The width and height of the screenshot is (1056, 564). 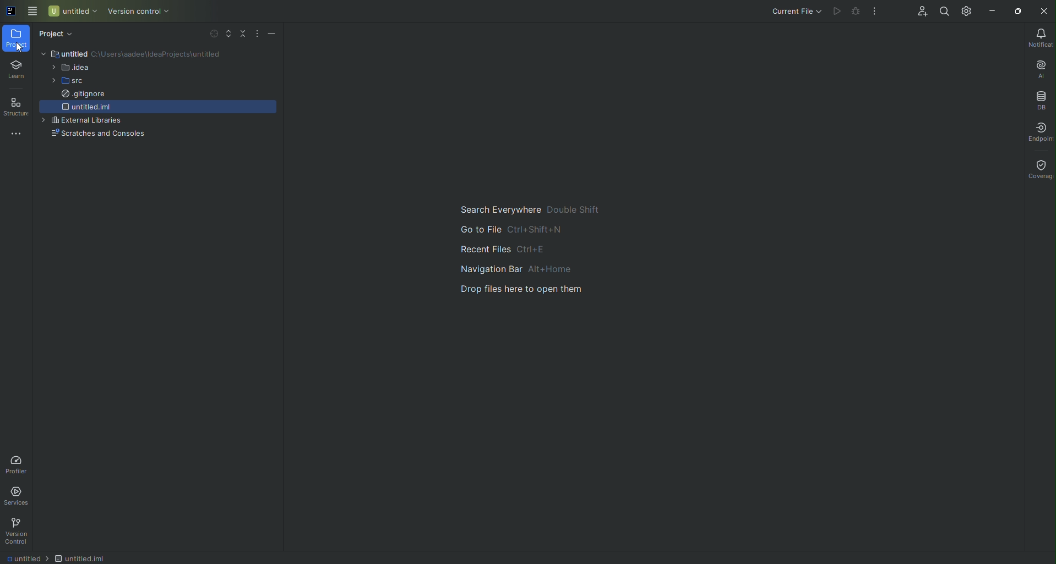 I want to click on Project, so click(x=18, y=36).